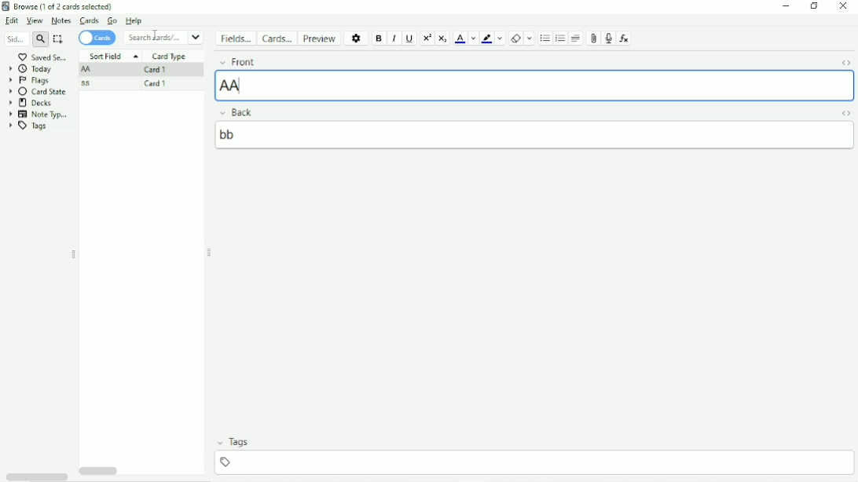 The image size is (858, 482). I want to click on add tag, so click(537, 461).